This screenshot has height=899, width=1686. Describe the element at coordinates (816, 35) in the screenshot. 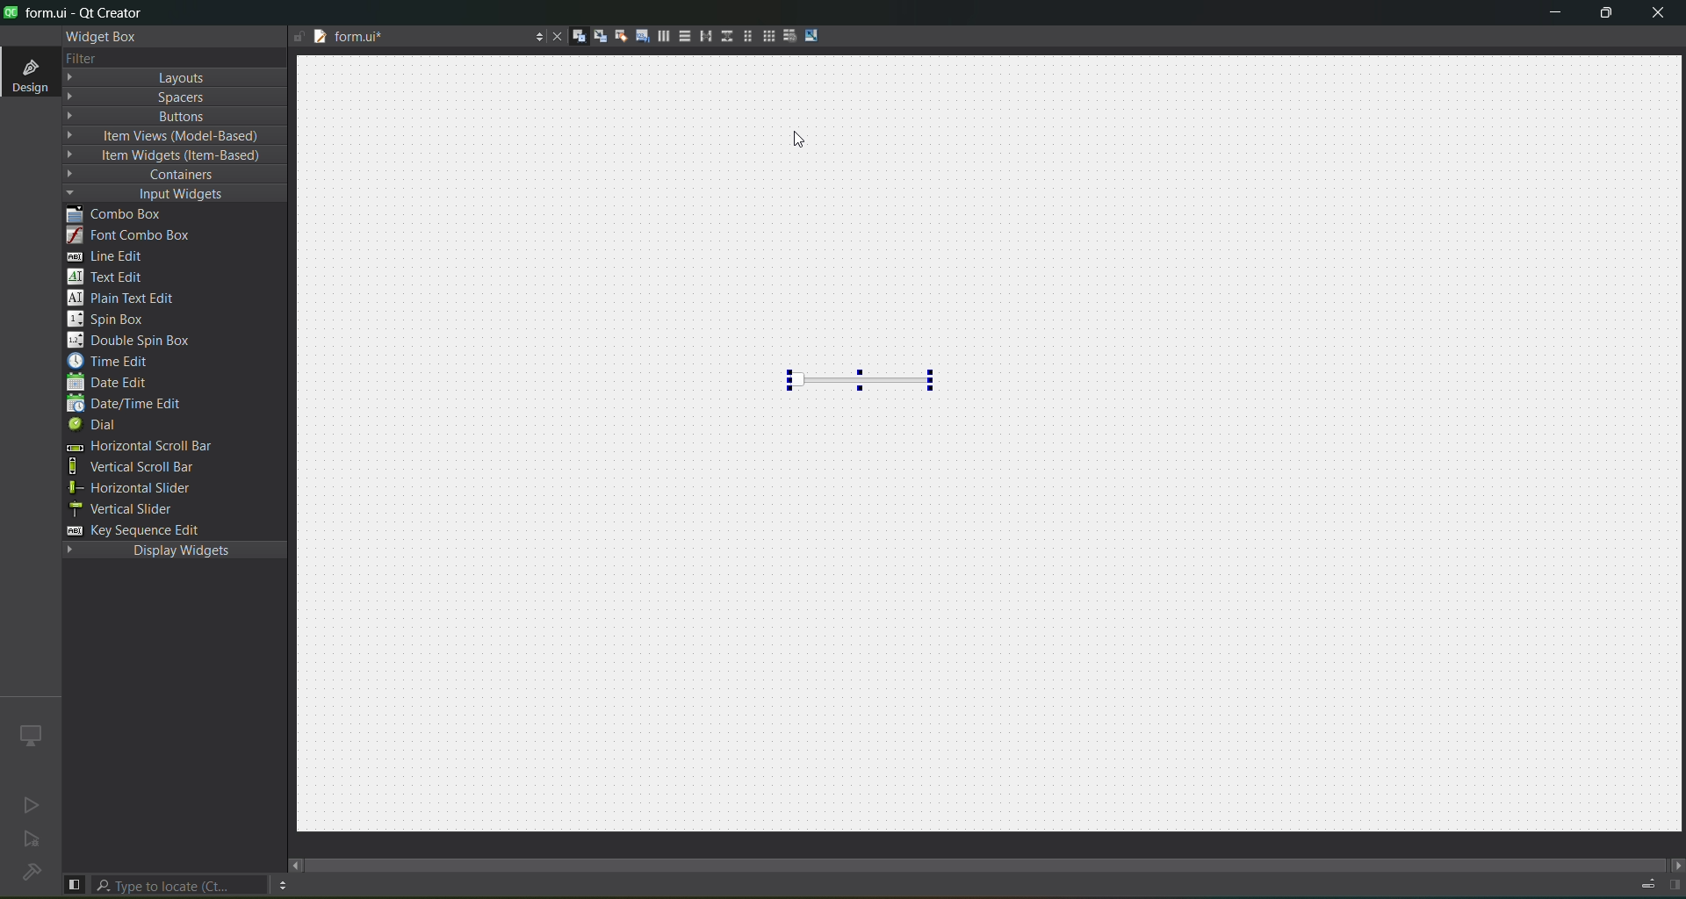

I see `adjust size` at that location.